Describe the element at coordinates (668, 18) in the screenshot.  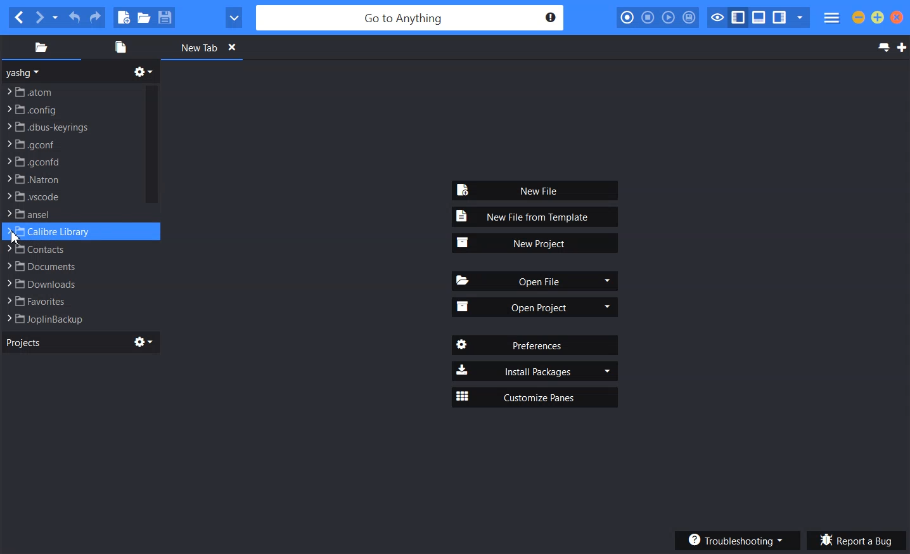
I see `Play last macro` at that location.